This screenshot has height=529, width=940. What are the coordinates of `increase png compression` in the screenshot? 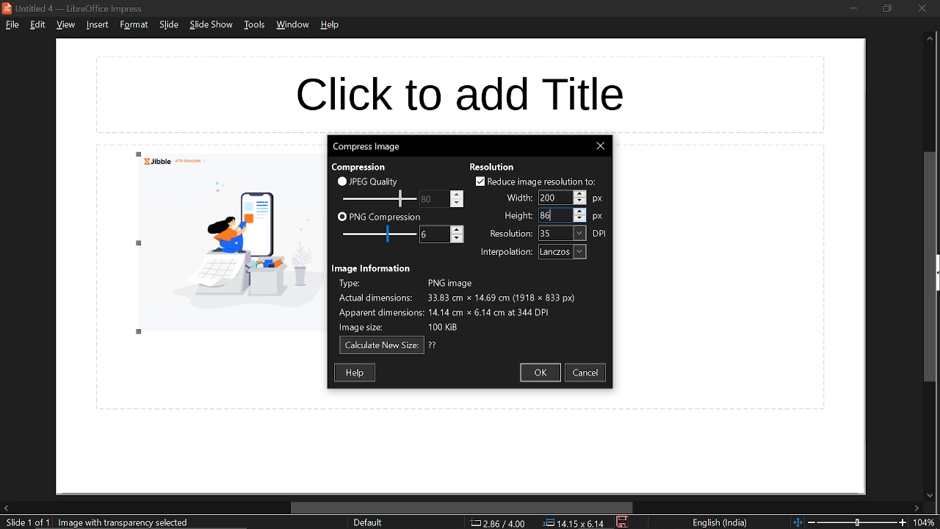 It's located at (458, 229).